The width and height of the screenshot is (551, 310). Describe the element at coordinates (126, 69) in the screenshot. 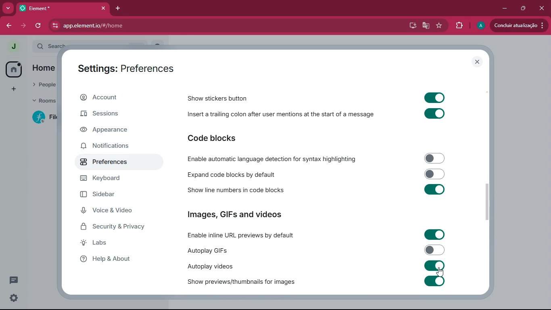

I see `Settings: Preferences` at that location.